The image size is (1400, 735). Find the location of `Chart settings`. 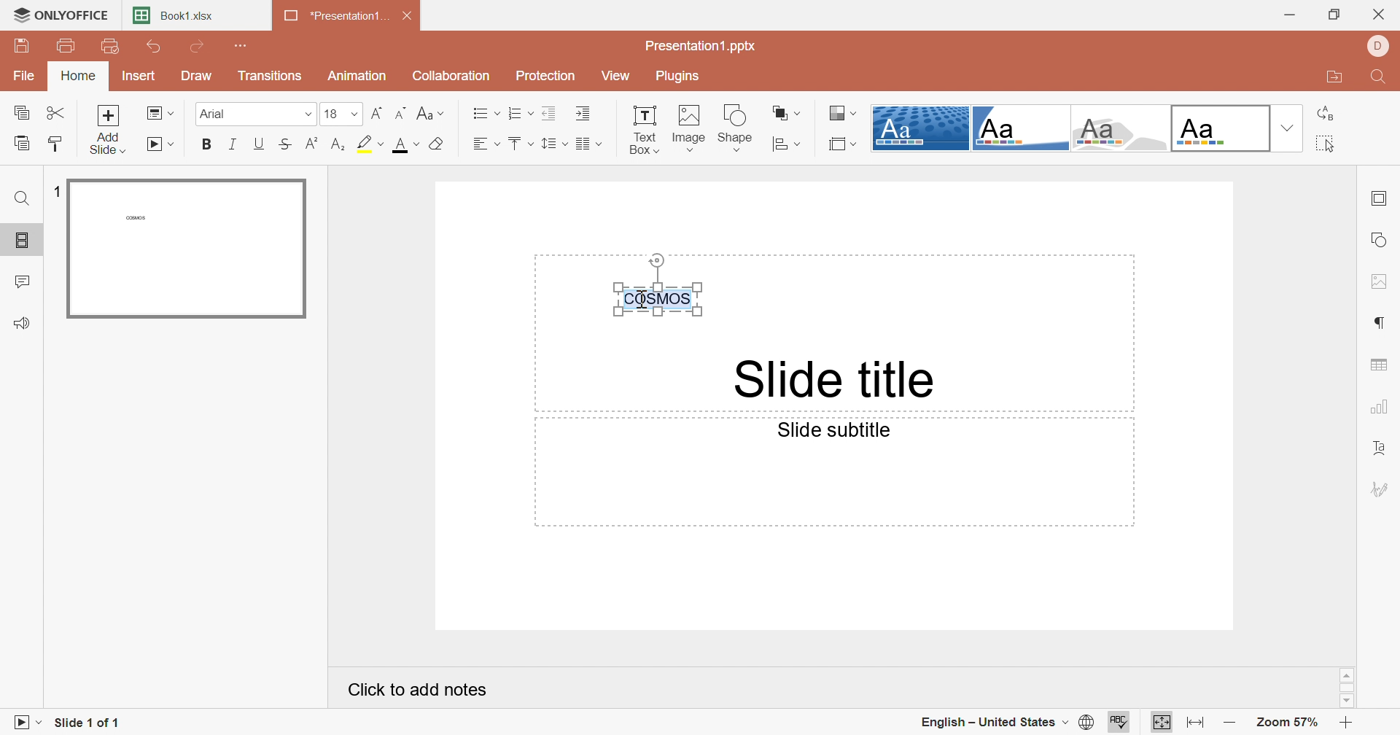

Chart settings is located at coordinates (1377, 405).